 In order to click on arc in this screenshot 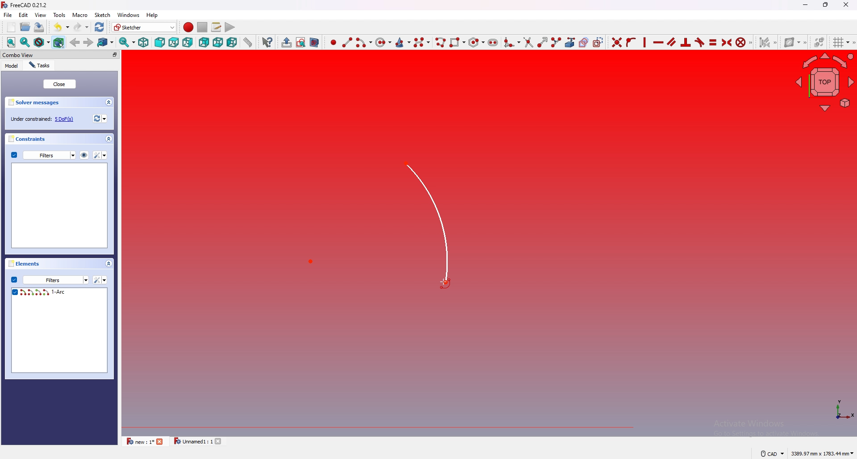, I will do `click(390, 226)`.